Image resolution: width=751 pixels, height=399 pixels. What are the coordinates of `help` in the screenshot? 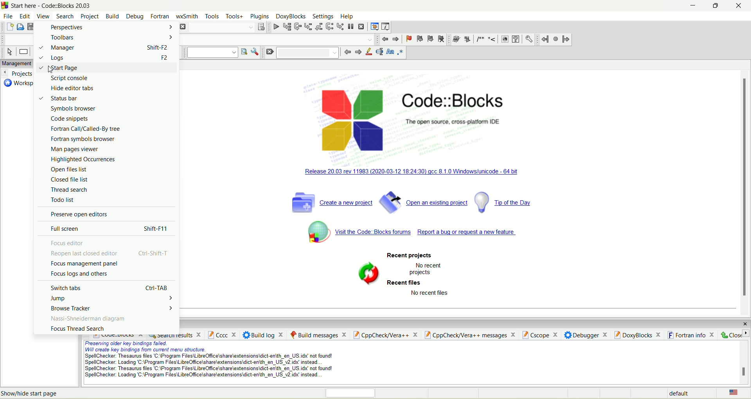 It's located at (516, 39).